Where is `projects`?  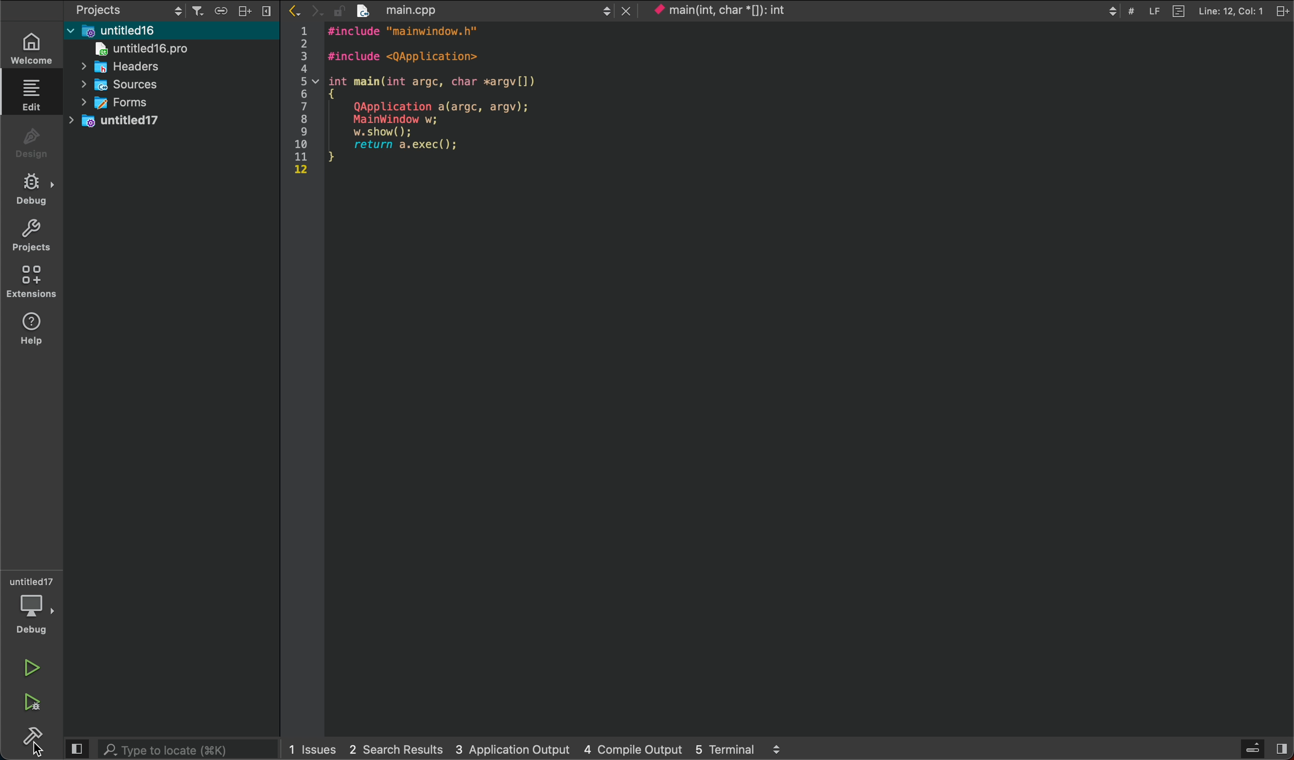 projects is located at coordinates (117, 9).